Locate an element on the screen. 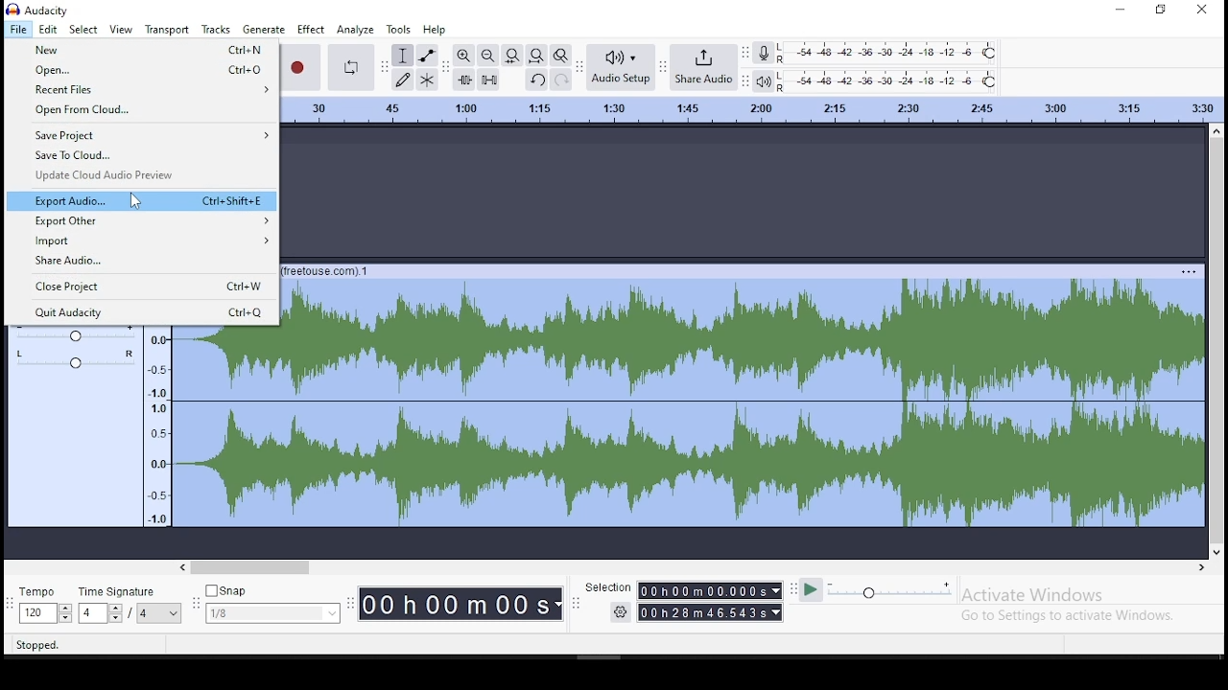 The width and height of the screenshot is (1228, 690). share audio is located at coordinates (144, 263).